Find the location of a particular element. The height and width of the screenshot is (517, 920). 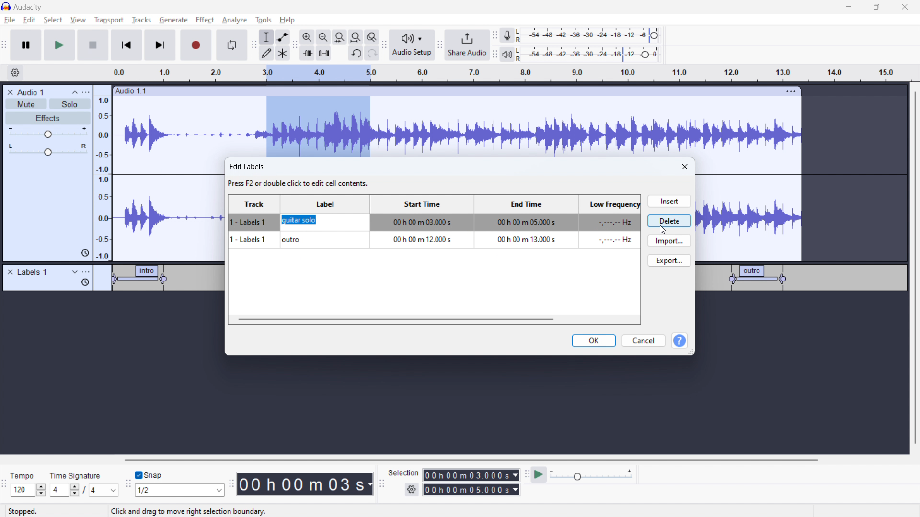

remove track is located at coordinates (10, 92).